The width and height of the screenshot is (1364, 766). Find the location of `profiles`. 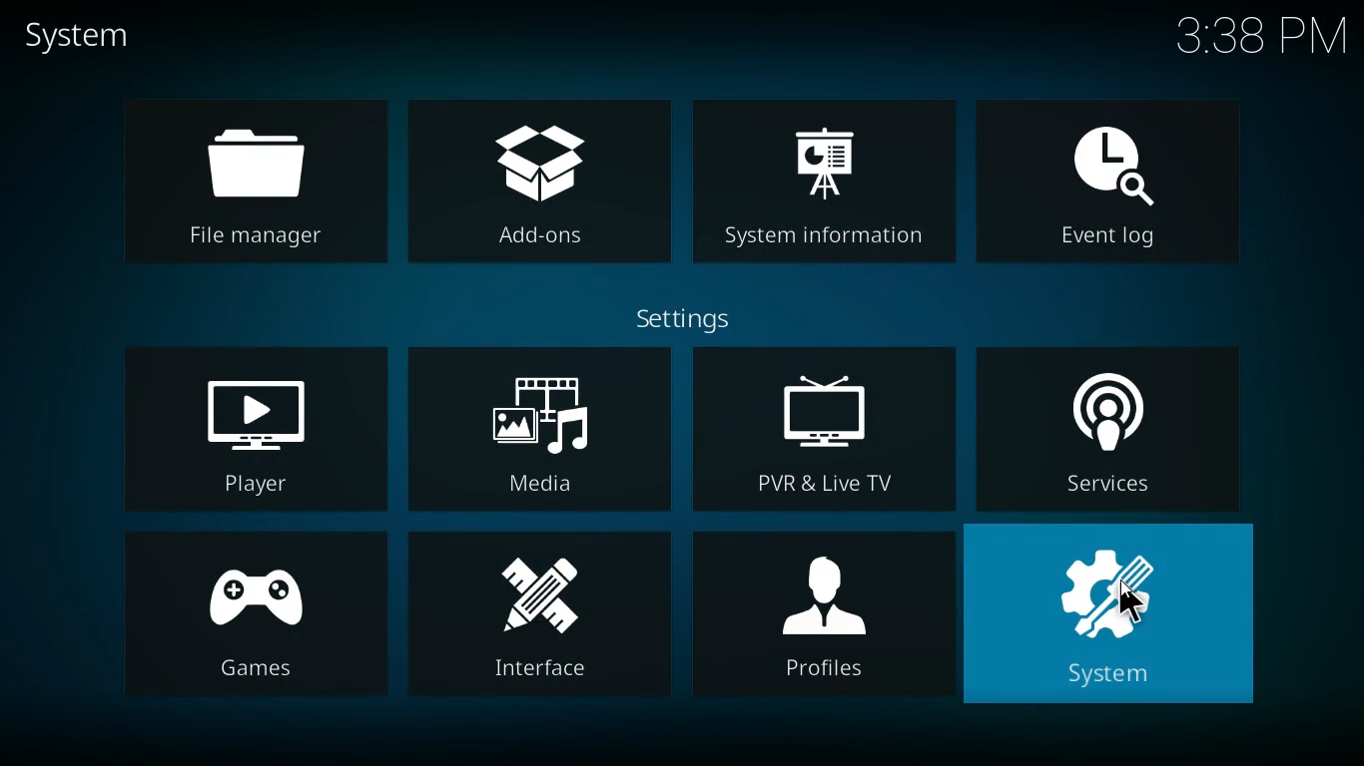

profiles is located at coordinates (822, 623).